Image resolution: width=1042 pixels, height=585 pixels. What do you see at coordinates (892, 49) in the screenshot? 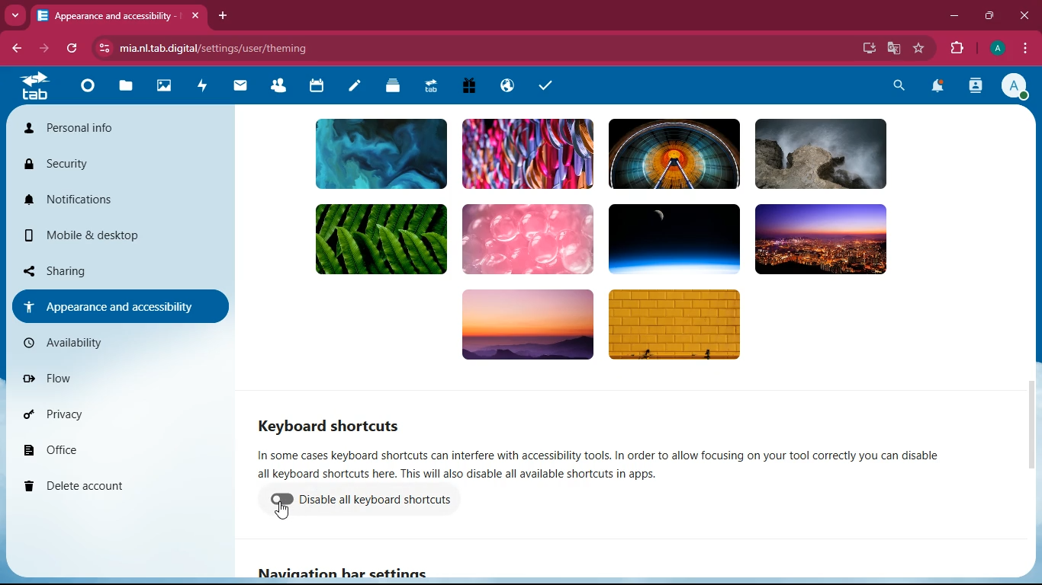
I see `google translate` at bounding box center [892, 49].